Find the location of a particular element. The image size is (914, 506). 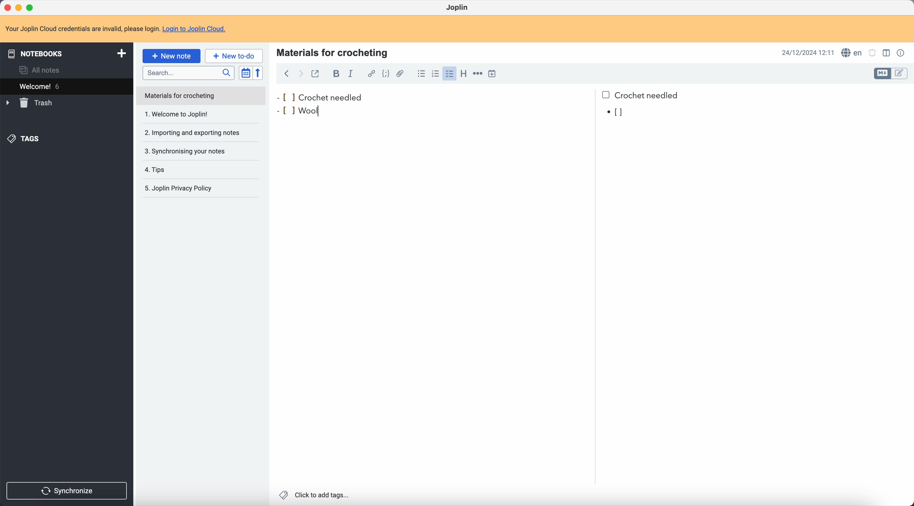

materials for crocheting is located at coordinates (333, 52).